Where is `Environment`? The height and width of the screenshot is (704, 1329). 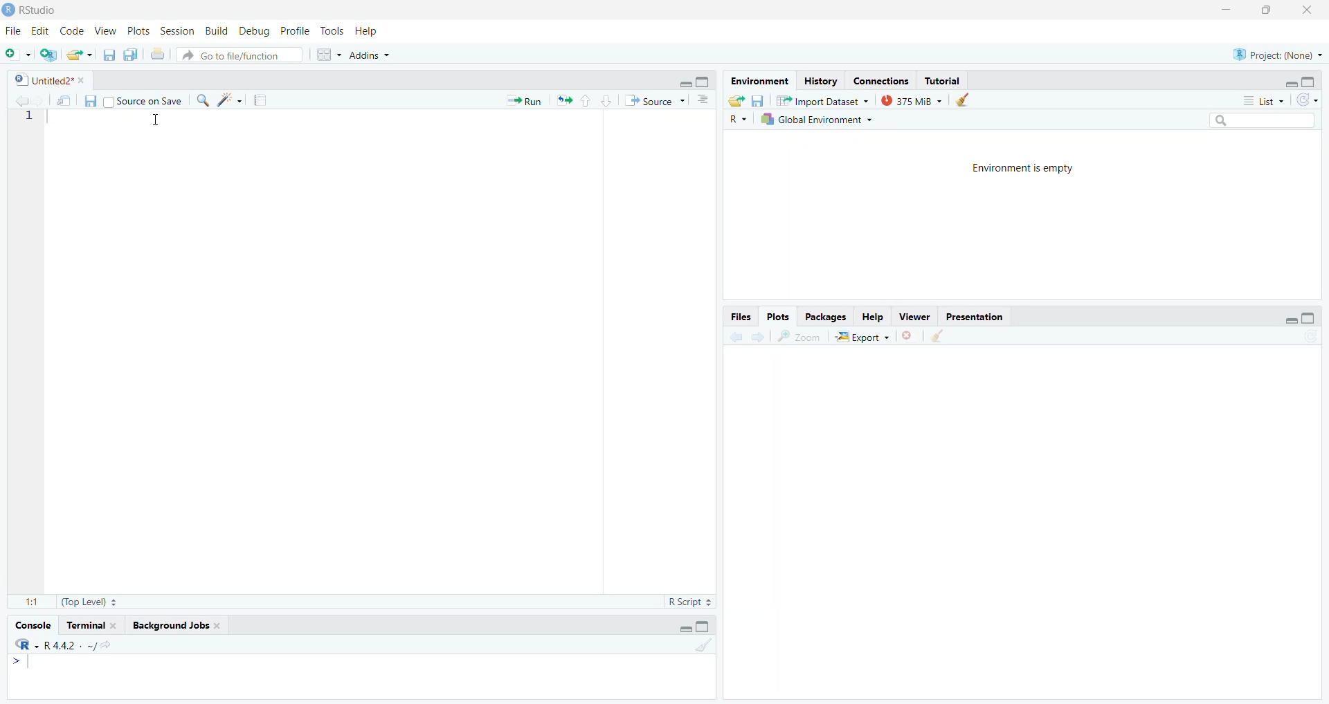 Environment is located at coordinates (754, 81).